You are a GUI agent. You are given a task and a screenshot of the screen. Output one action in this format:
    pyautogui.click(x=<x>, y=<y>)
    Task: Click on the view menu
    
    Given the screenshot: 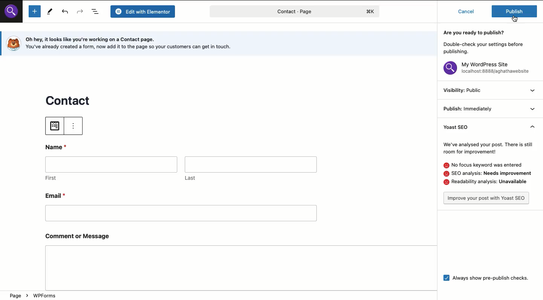 What is the action you would take?
    pyautogui.click(x=532, y=98)
    